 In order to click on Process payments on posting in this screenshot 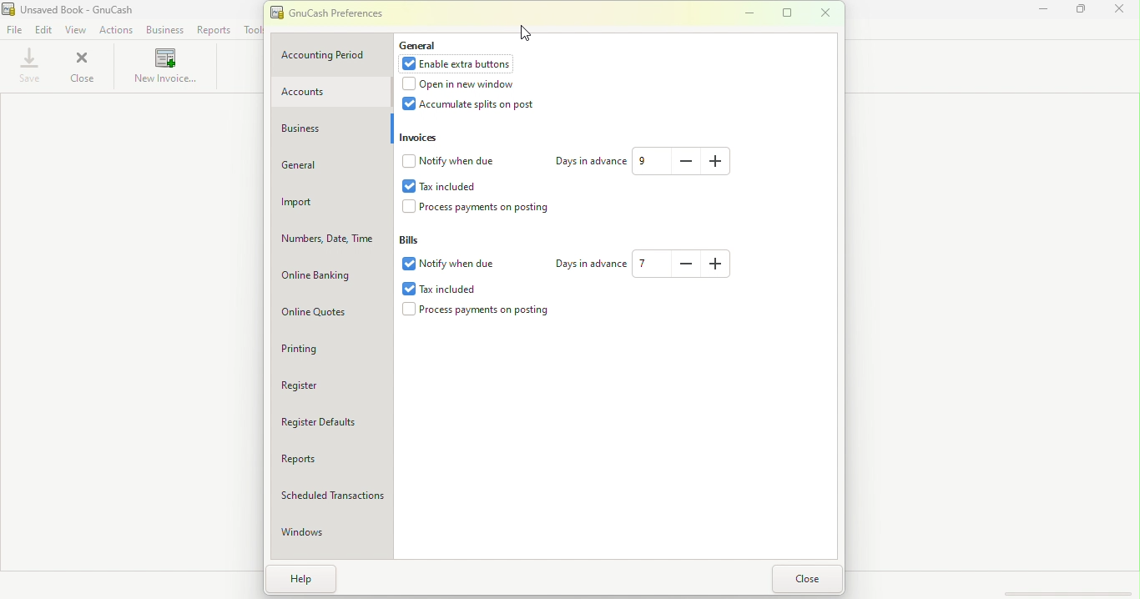, I will do `click(484, 316)`.